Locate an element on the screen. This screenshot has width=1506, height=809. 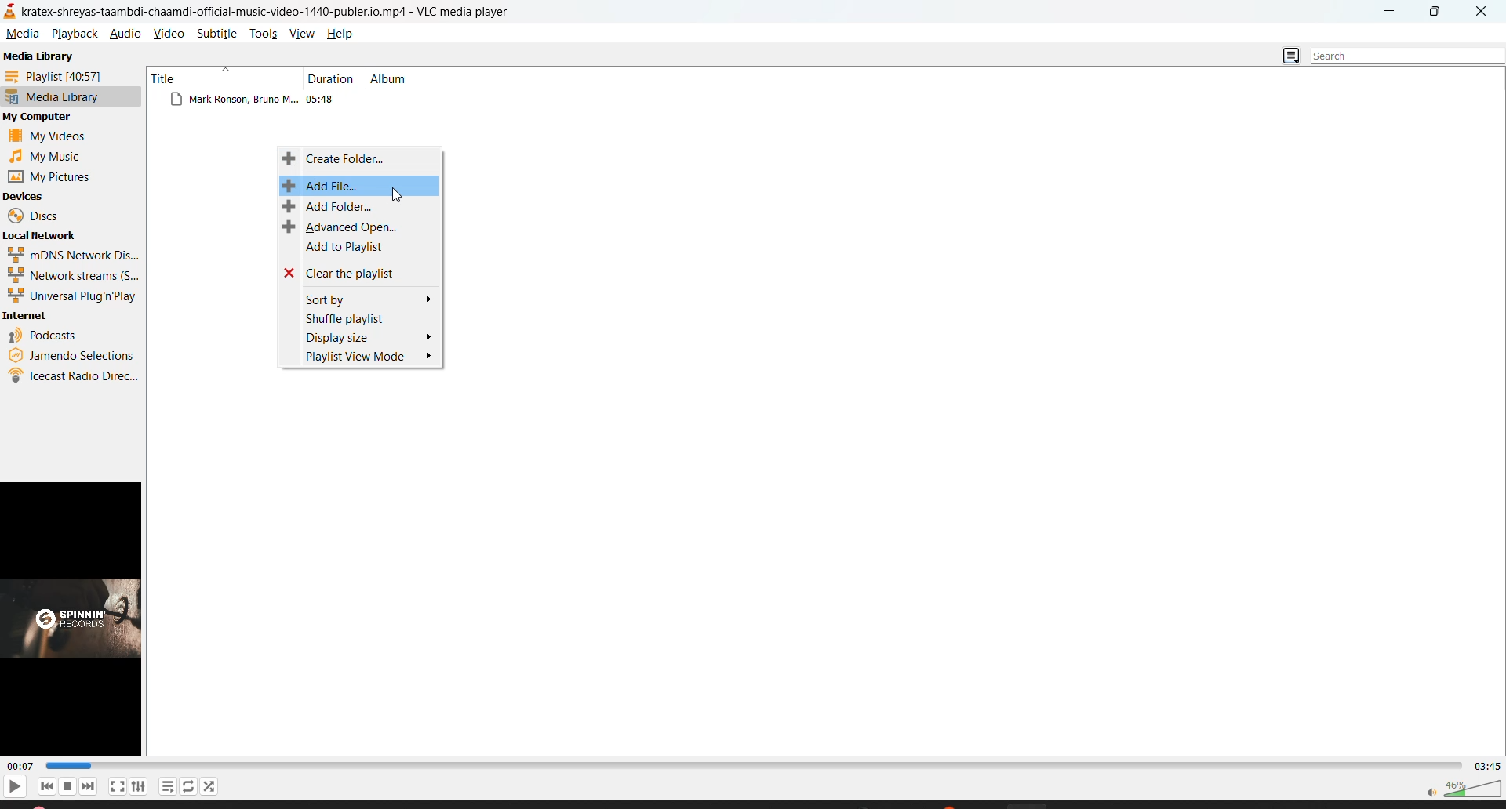
sort by is located at coordinates (367, 299).